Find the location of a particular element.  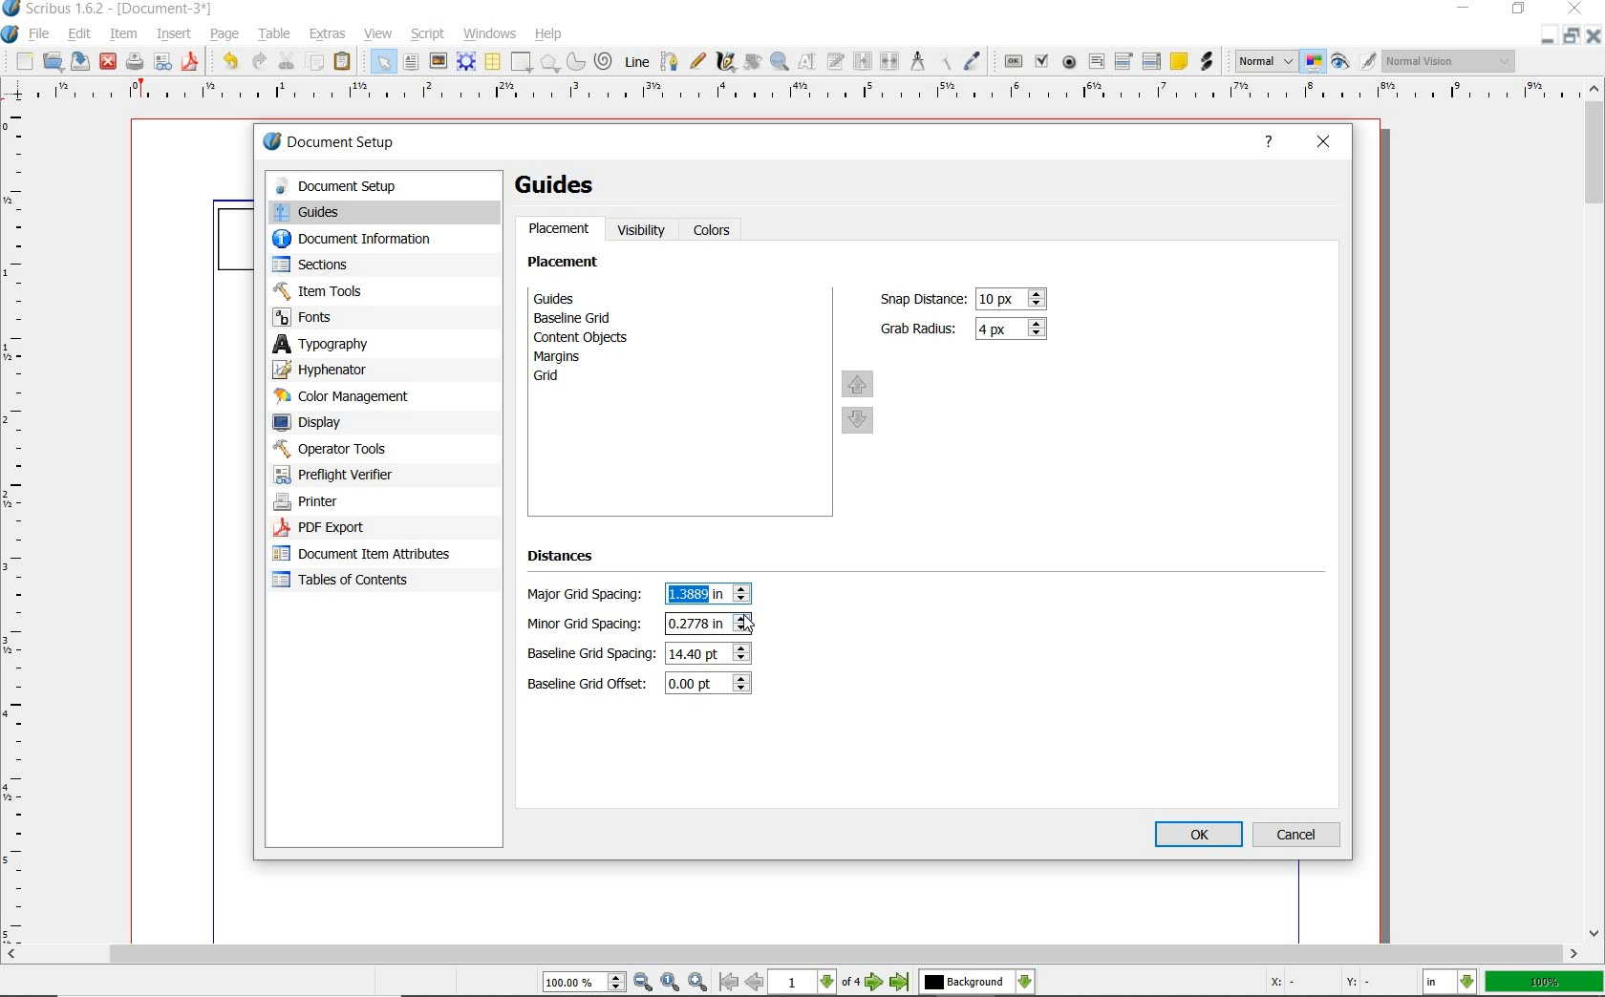

major grid spacing value is located at coordinates (698, 595).